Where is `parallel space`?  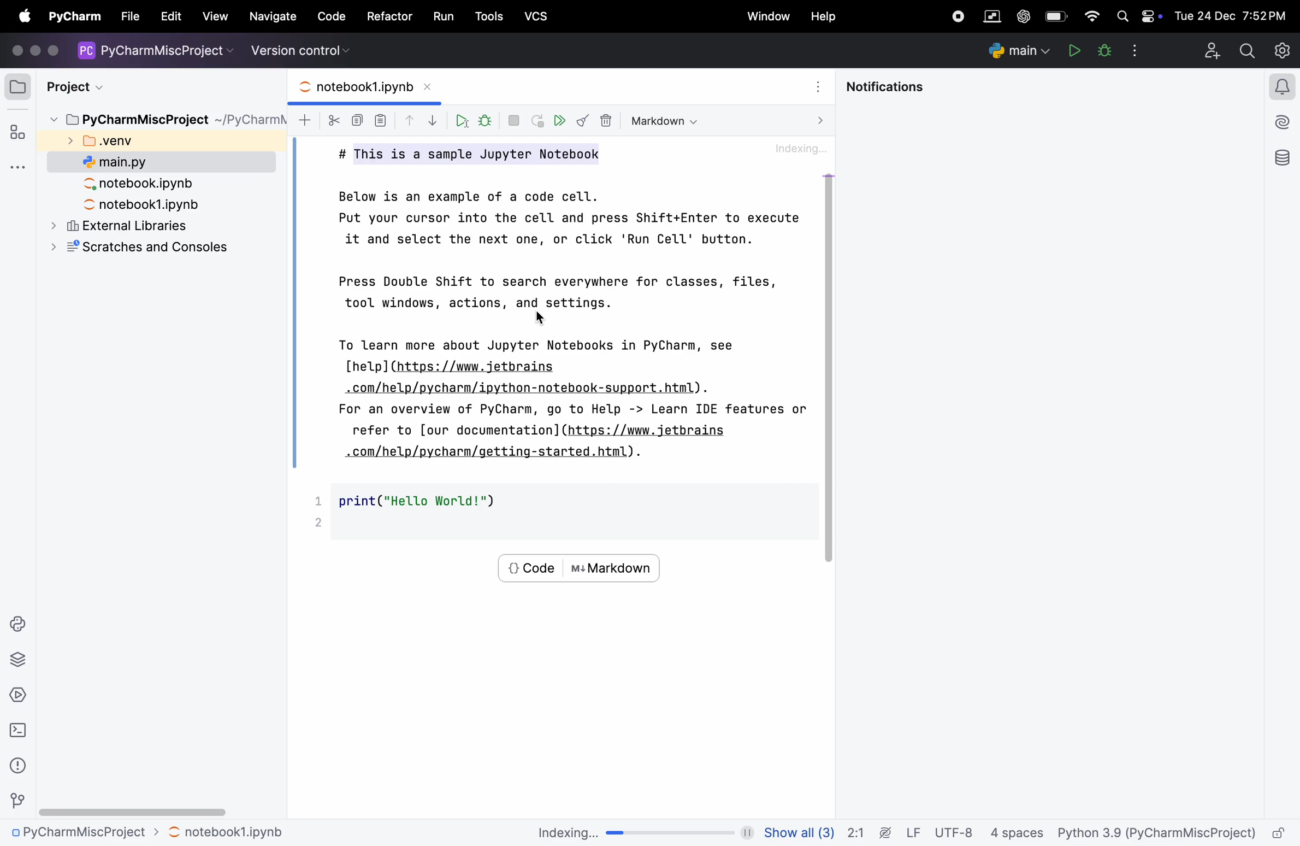
parallel space is located at coordinates (990, 19).